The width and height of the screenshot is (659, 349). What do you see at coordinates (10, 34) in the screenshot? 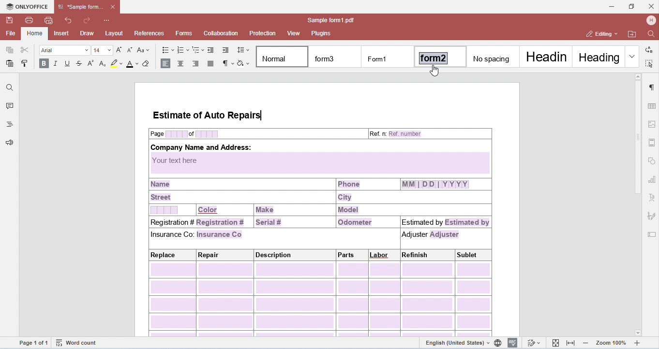
I see `file` at bounding box center [10, 34].